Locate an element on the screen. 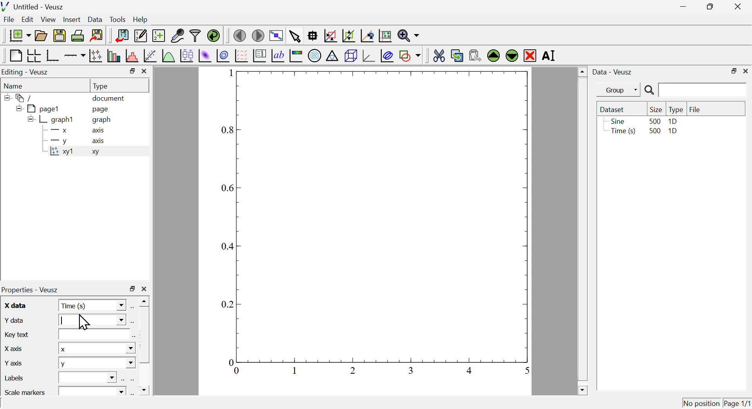  plot points with lines and errorbars is located at coordinates (96, 56).